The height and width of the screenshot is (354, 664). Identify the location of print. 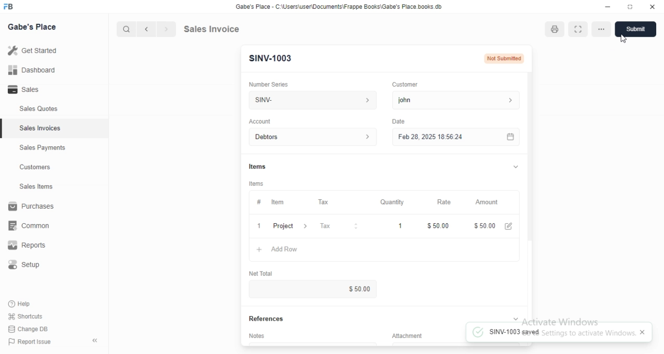
(555, 29).